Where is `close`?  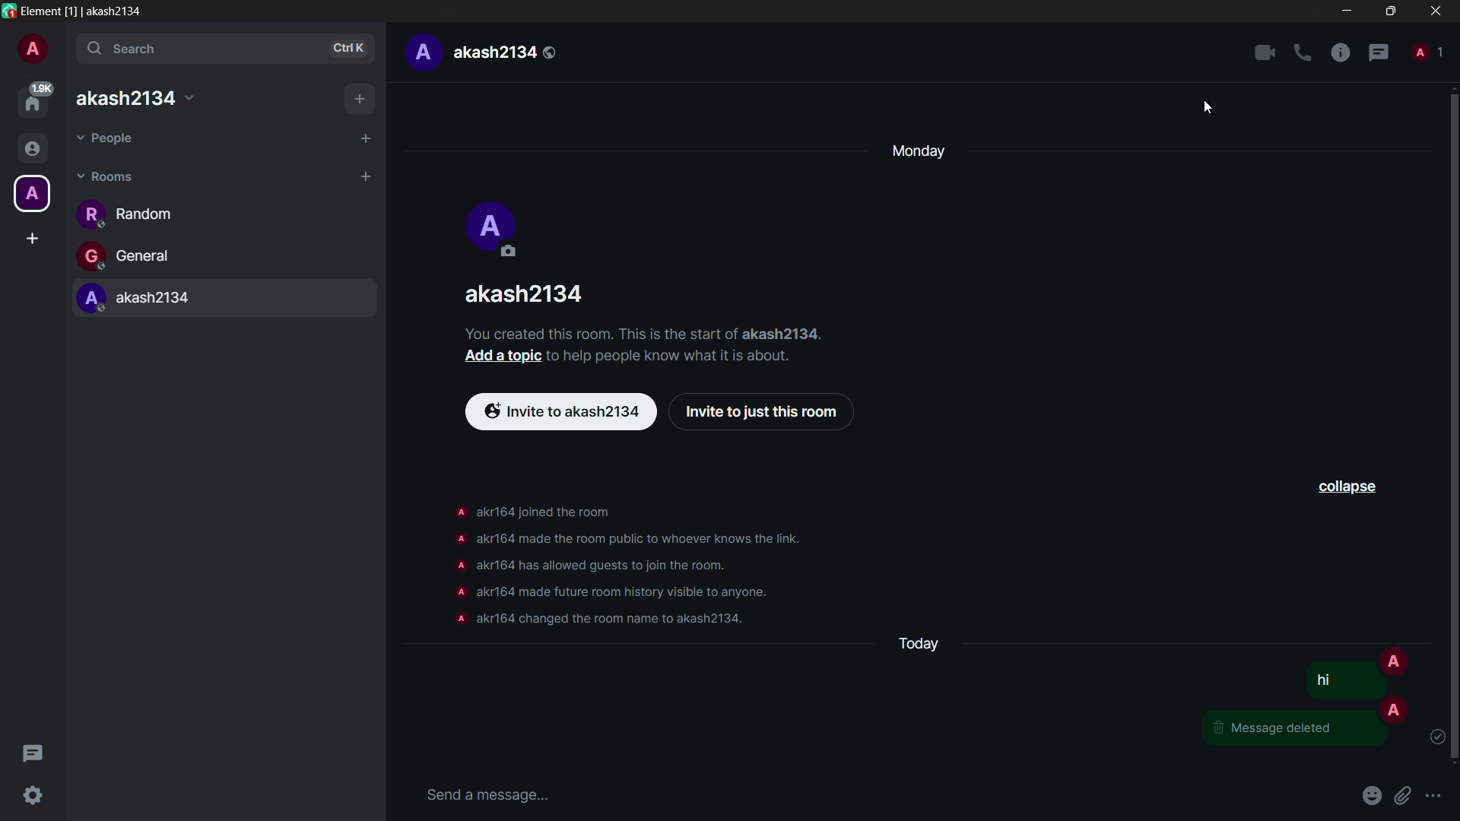 close is located at coordinates (1436, 11).